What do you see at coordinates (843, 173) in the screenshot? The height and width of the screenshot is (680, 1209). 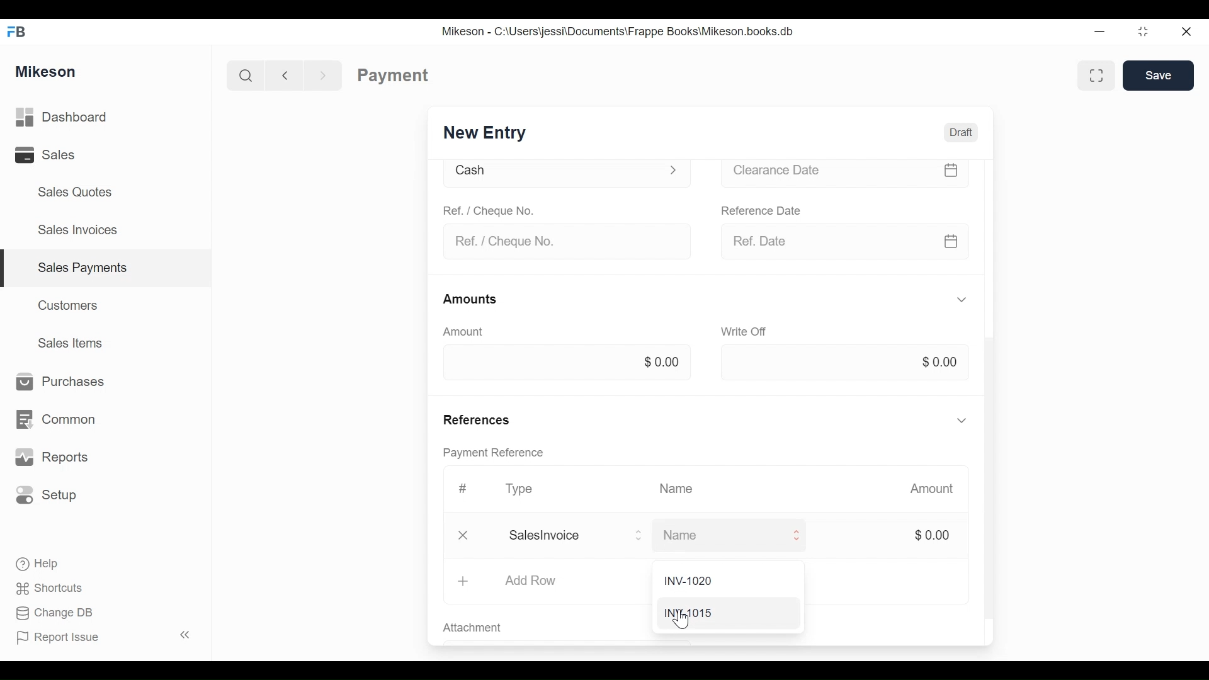 I see `Clearance date` at bounding box center [843, 173].